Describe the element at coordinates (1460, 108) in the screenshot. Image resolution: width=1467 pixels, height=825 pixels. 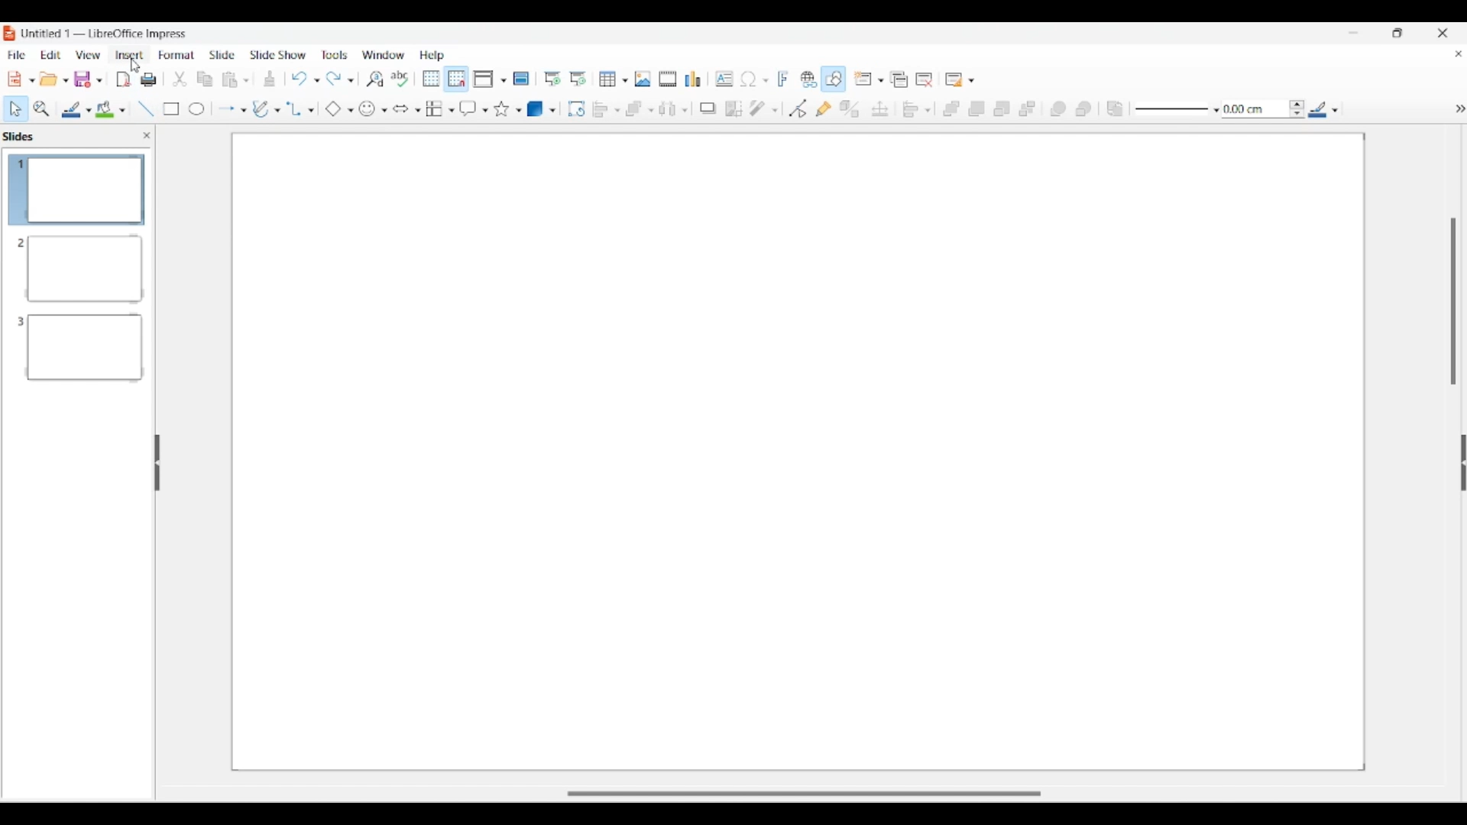
I see `Menu` at that location.